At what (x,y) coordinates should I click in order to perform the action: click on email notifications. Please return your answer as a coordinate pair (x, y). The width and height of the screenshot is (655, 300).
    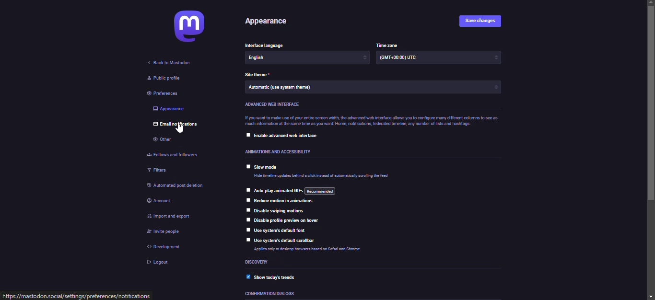
    Looking at the image, I should click on (178, 125).